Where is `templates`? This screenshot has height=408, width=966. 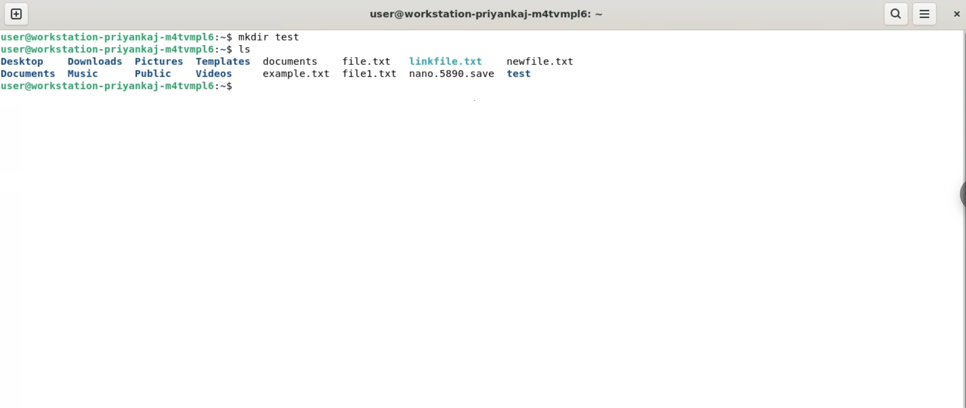
templates is located at coordinates (224, 62).